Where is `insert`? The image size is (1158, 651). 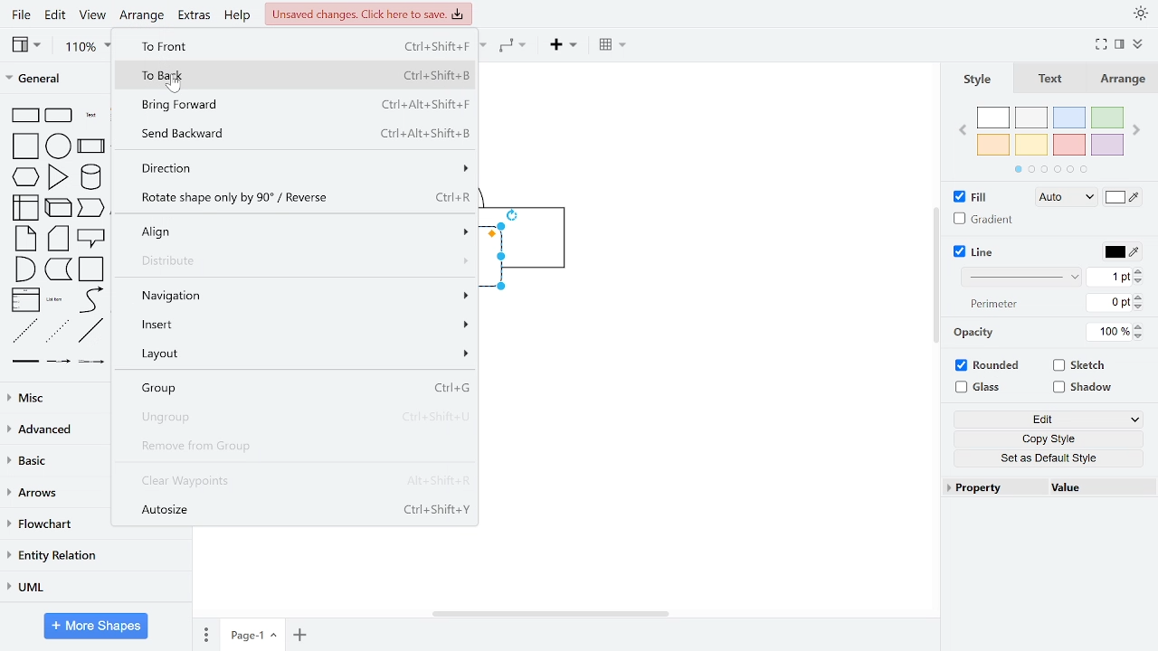
insert is located at coordinates (562, 46).